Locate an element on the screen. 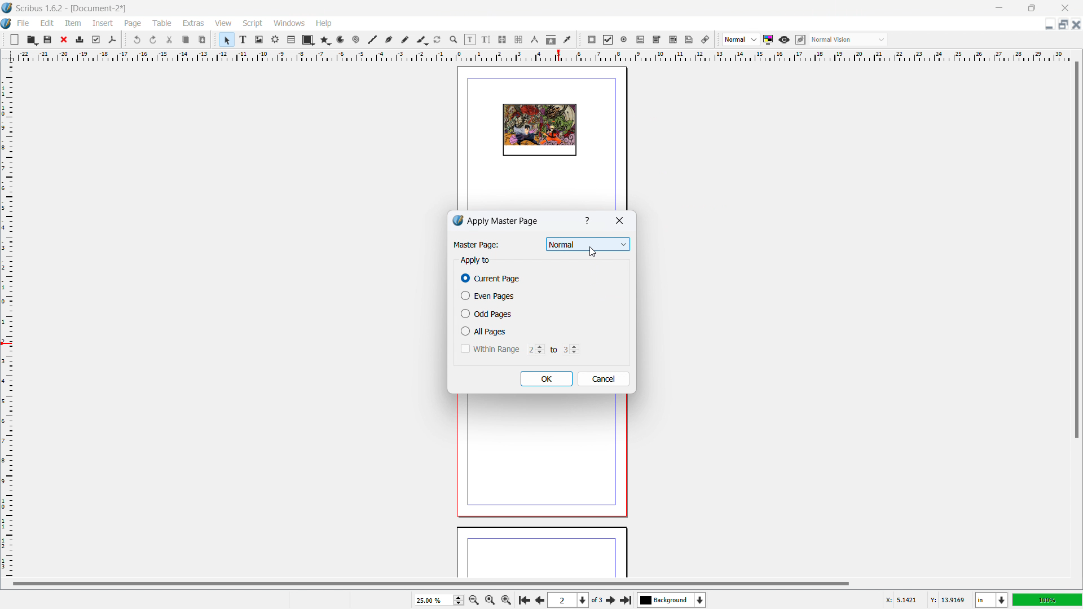  vertical ruler is located at coordinates (7, 320).